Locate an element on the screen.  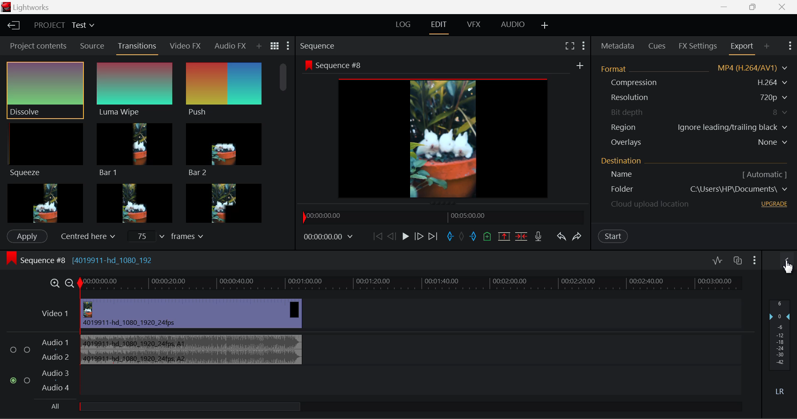
Undo is located at coordinates (561, 236).